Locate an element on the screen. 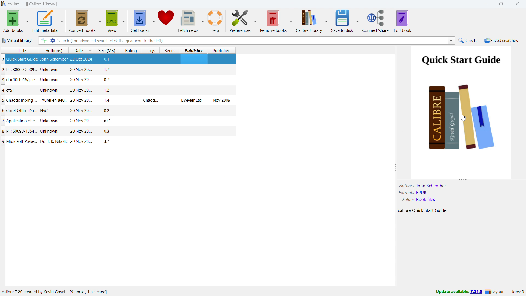  fetch news options is located at coordinates (202, 21).